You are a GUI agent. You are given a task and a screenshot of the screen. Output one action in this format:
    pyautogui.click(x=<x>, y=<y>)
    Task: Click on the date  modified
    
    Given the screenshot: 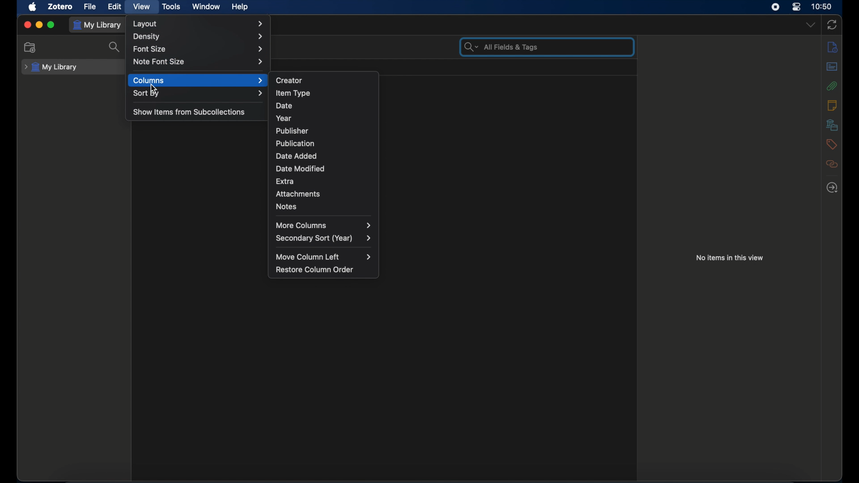 What is the action you would take?
    pyautogui.click(x=301, y=169)
    